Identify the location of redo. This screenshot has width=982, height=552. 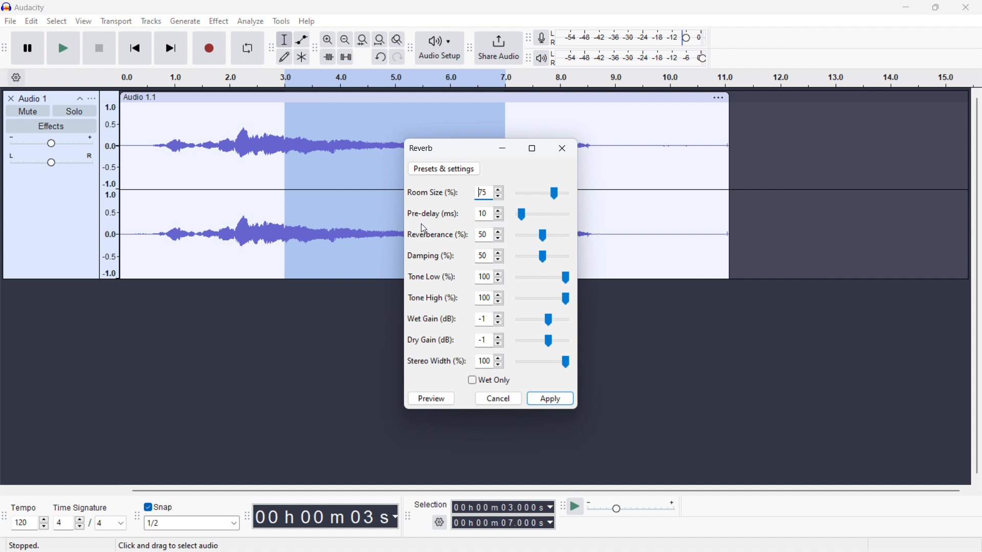
(397, 56).